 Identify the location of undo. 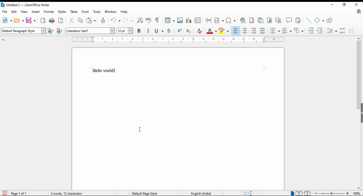
(116, 20).